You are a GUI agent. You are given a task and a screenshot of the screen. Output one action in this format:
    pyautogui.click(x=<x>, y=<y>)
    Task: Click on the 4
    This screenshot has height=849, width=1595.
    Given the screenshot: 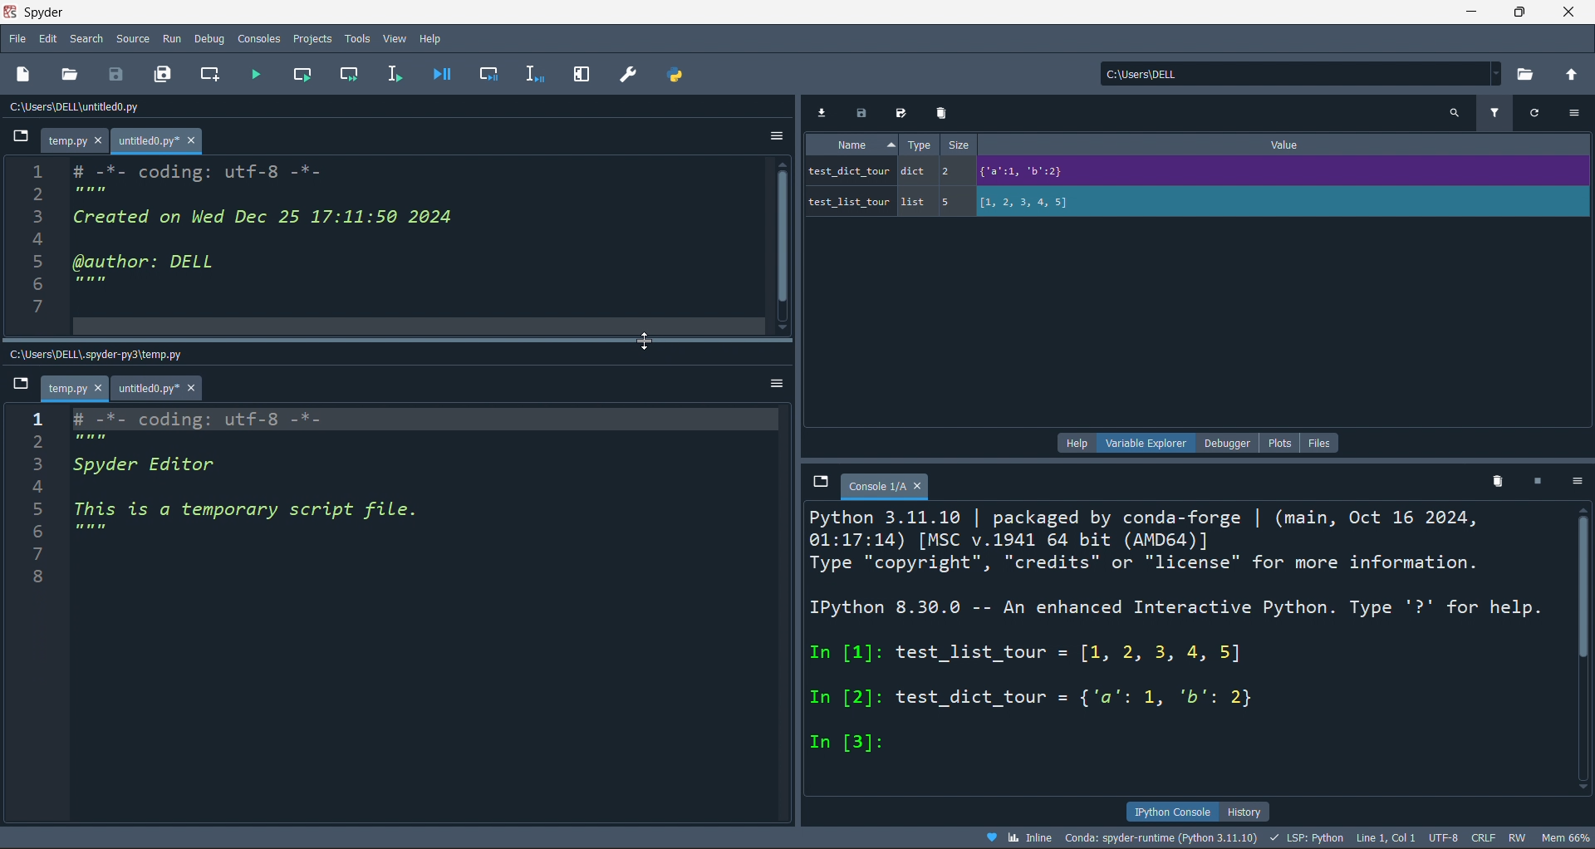 What is the action you would take?
    pyautogui.click(x=92, y=489)
    